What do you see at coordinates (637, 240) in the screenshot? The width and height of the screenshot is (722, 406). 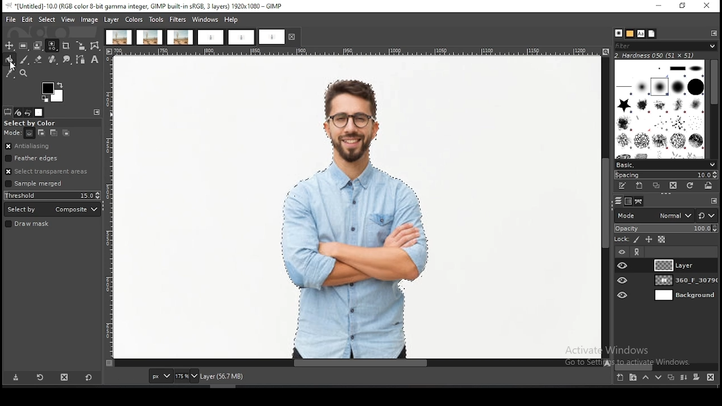 I see `lock pixels` at bounding box center [637, 240].